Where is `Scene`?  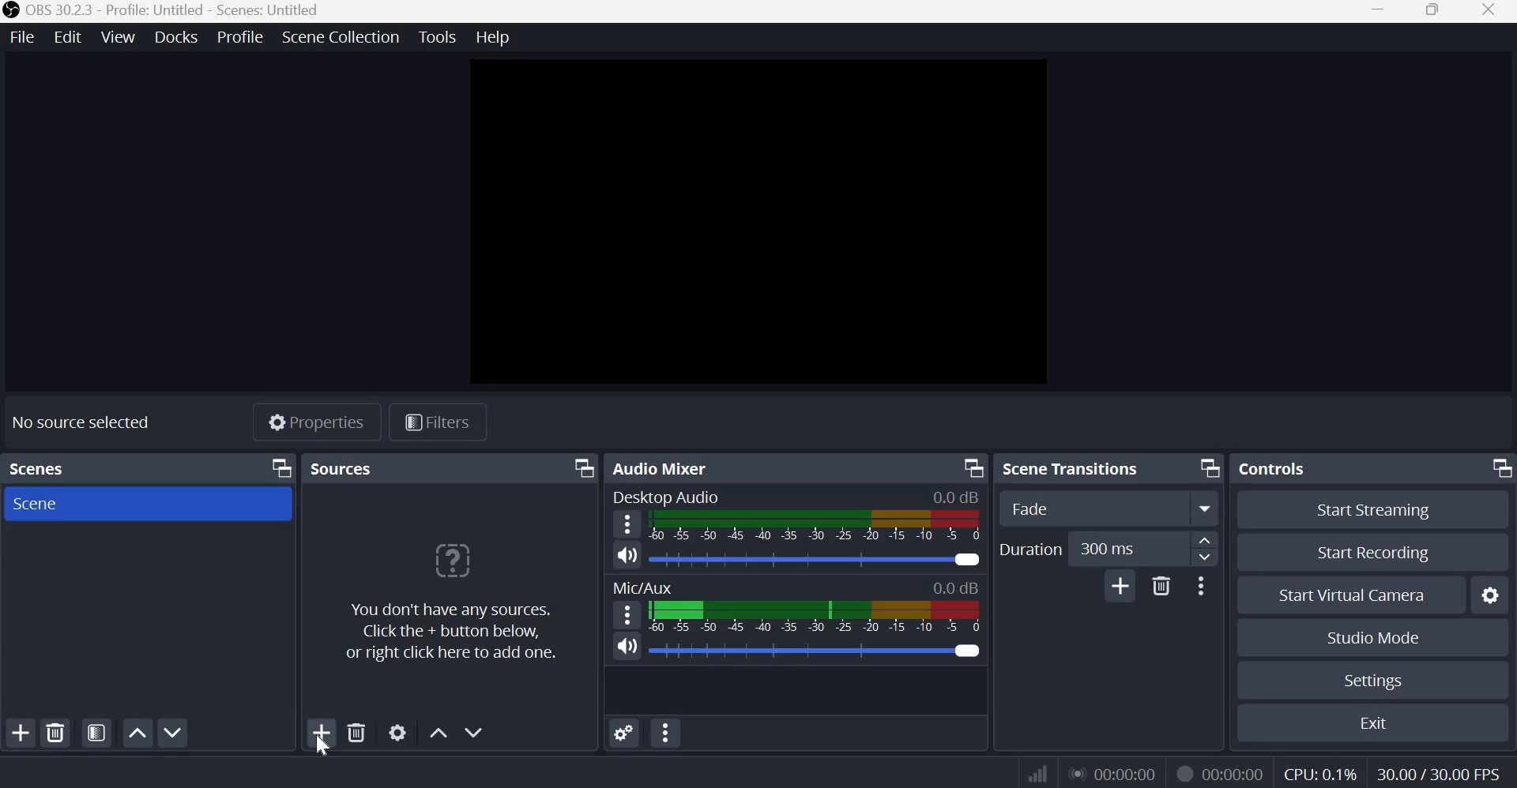
Scene is located at coordinates (51, 503).